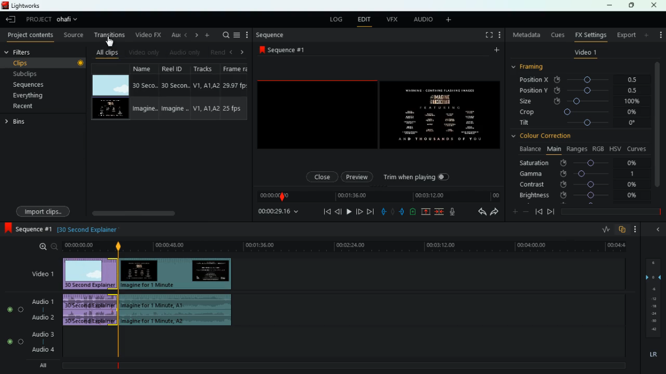  What do you see at coordinates (178, 274) in the screenshot?
I see `video` at bounding box center [178, 274].